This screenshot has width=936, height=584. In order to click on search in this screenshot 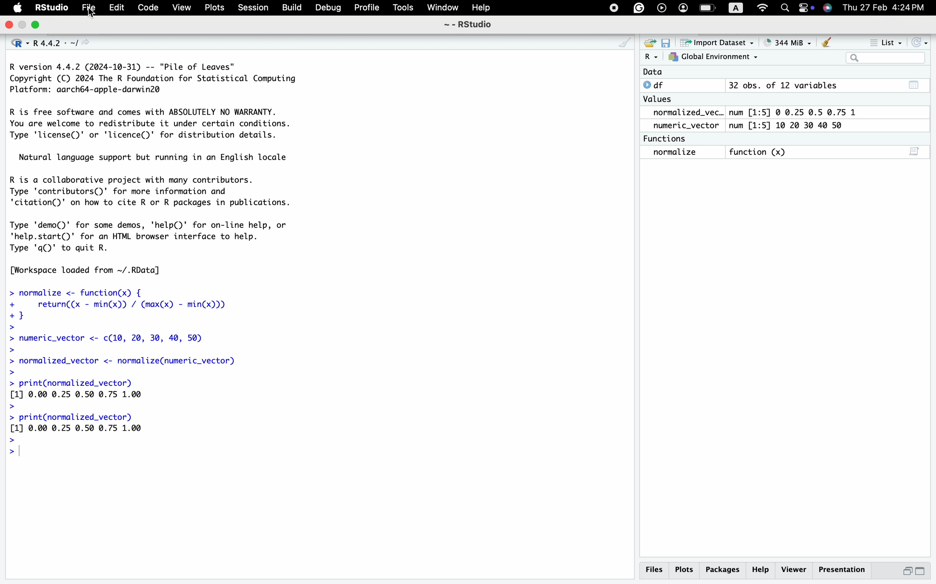, I will do `click(784, 9)`.